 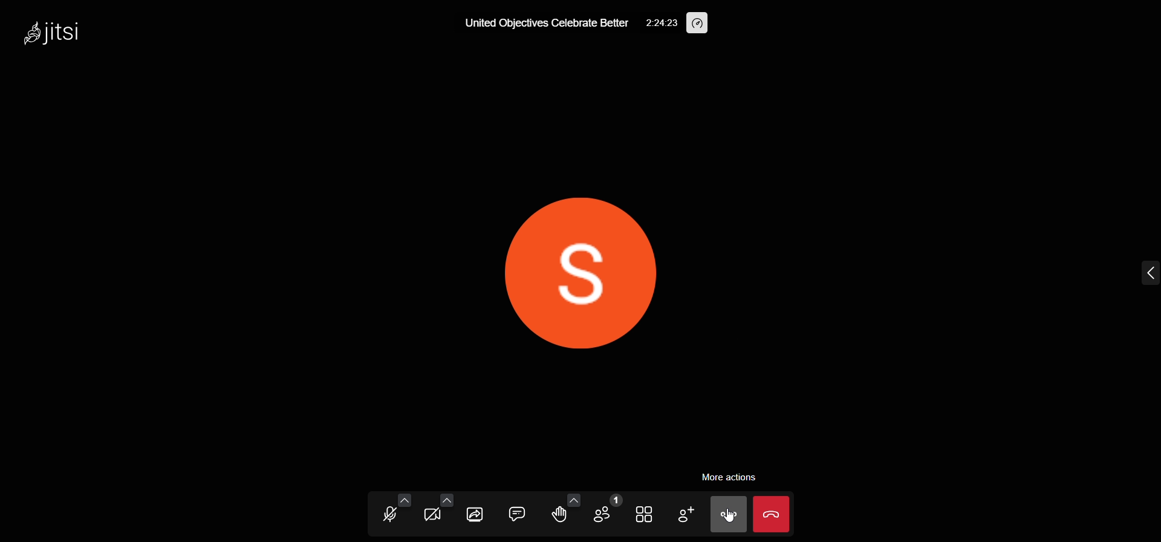 I want to click on more, so click(x=726, y=515).